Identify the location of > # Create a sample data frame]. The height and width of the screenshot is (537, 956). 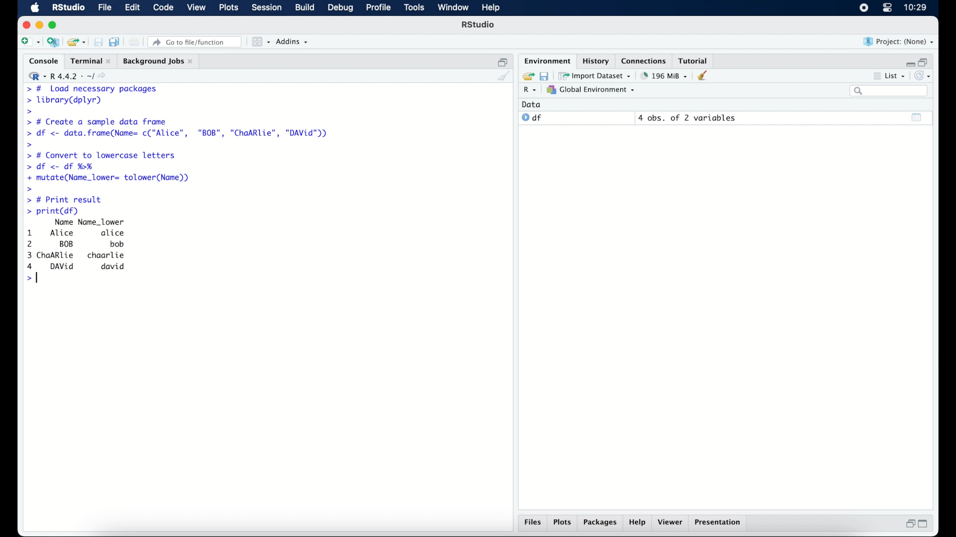
(99, 121).